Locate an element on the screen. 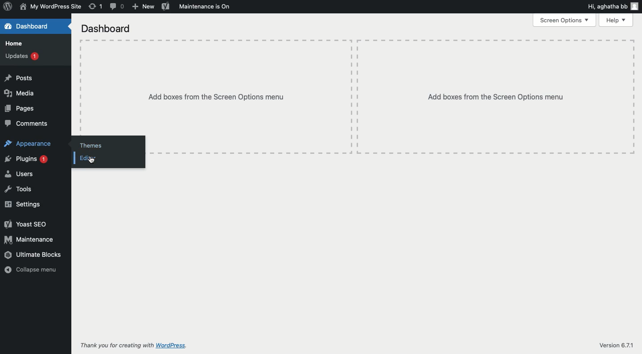 The image size is (642, 354). Plugins is located at coordinates (25, 159).